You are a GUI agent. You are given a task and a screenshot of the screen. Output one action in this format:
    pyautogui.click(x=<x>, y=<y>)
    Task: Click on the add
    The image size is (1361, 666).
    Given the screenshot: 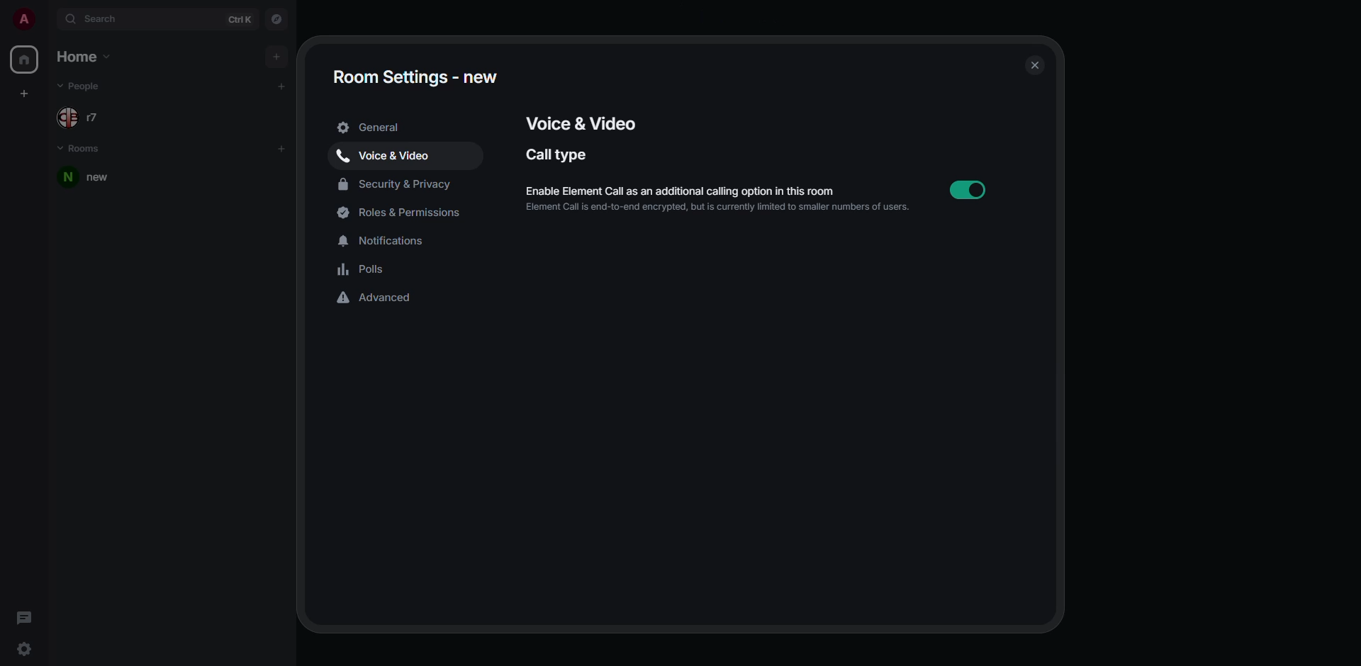 What is the action you would take?
    pyautogui.click(x=276, y=55)
    